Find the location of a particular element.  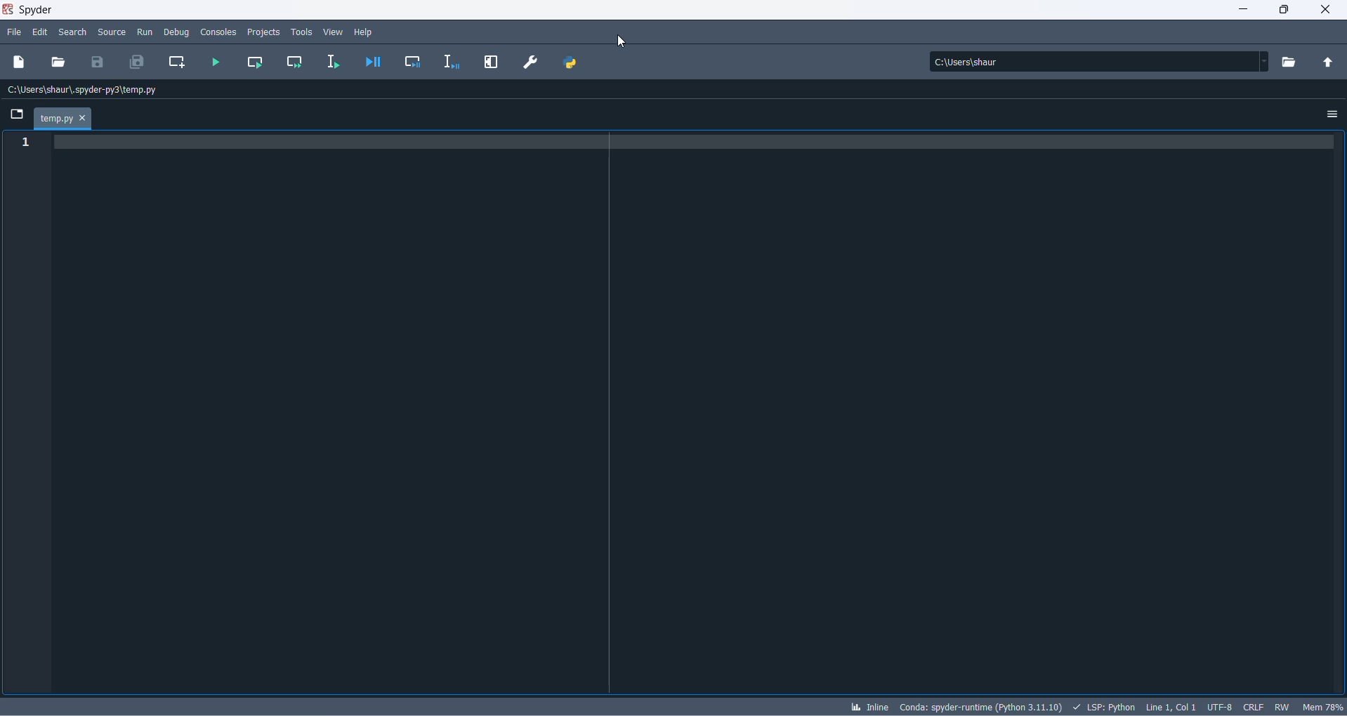

PYTHON PATH MANAGER is located at coordinates (570, 60).